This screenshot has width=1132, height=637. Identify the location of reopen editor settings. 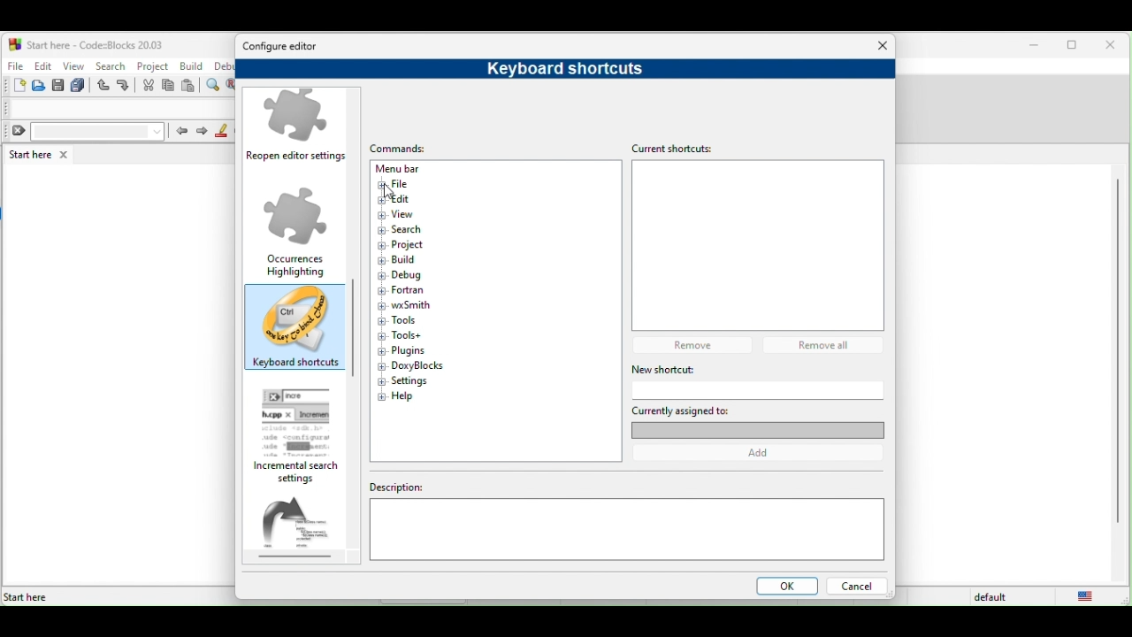
(299, 128).